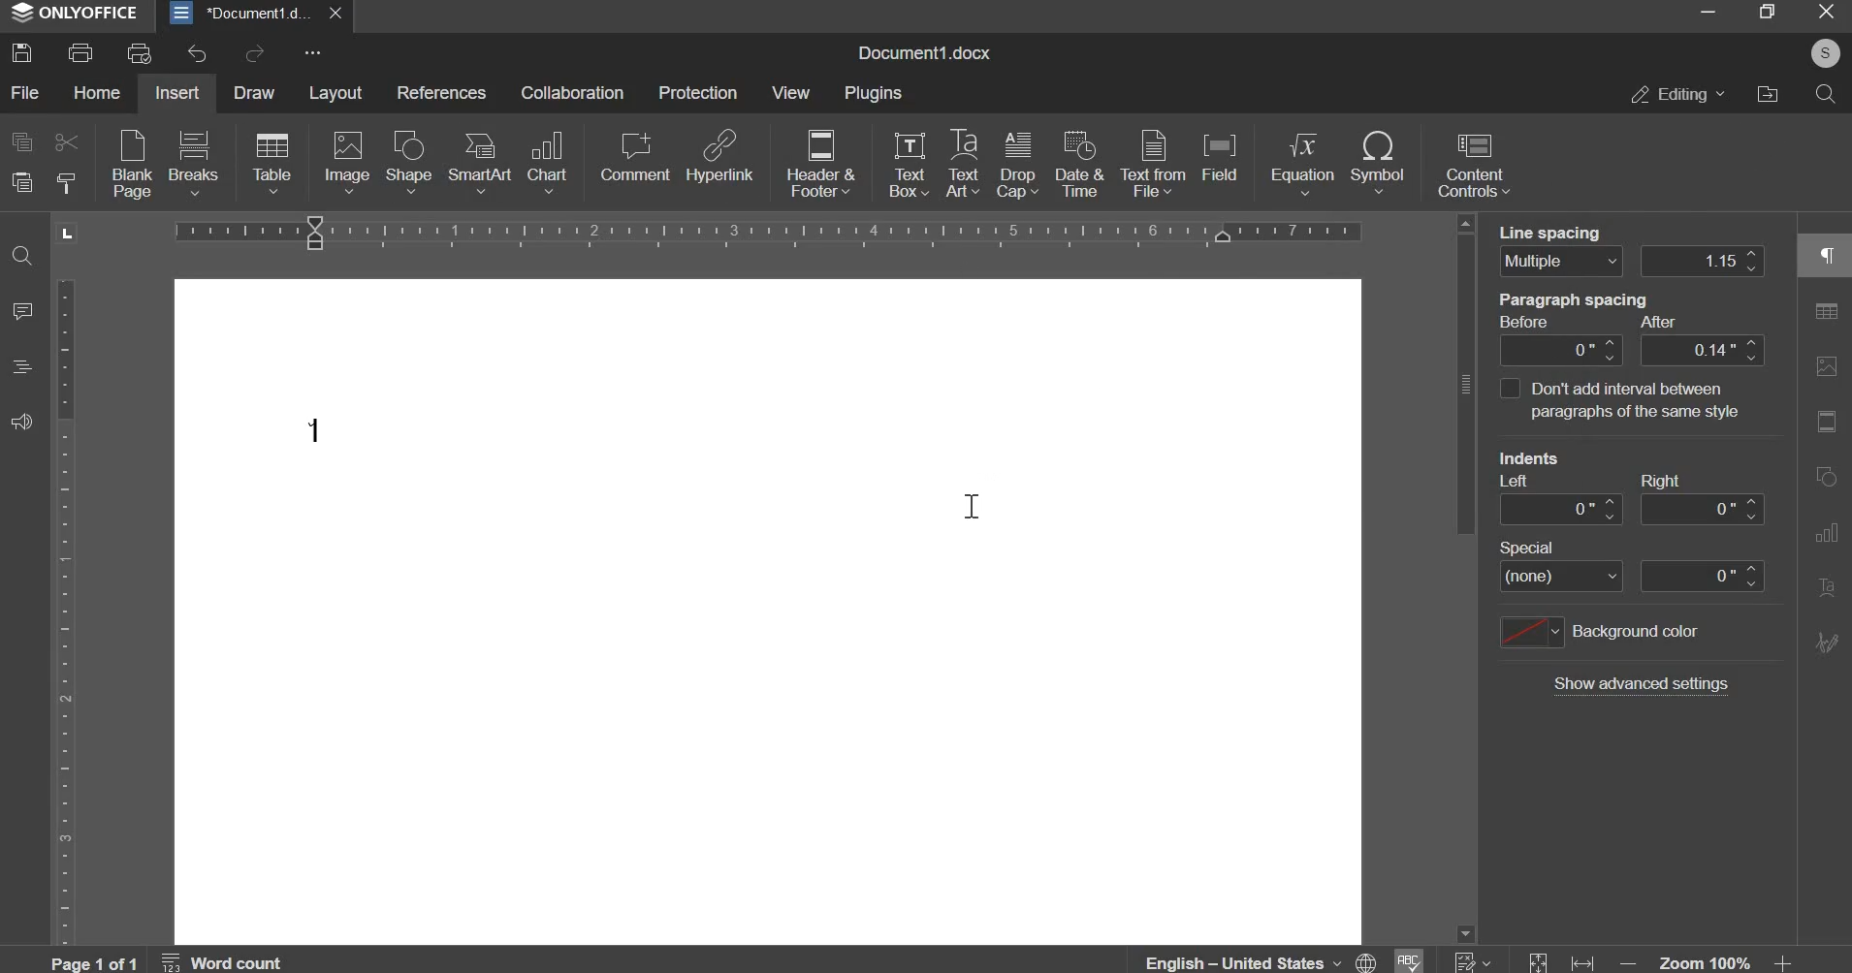  Describe the element at coordinates (697, 92) in the screenshot. I see `protection` at that location.